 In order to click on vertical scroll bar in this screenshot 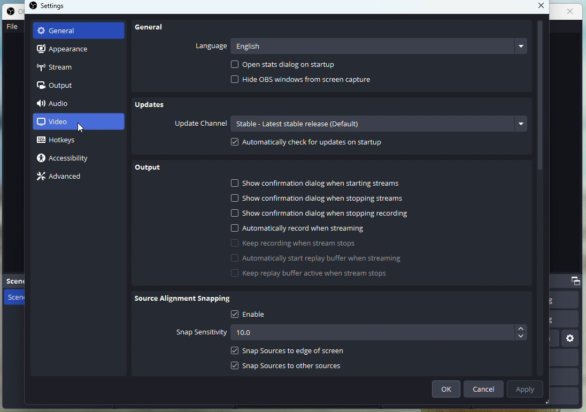, I will do `click(541, 101)`.